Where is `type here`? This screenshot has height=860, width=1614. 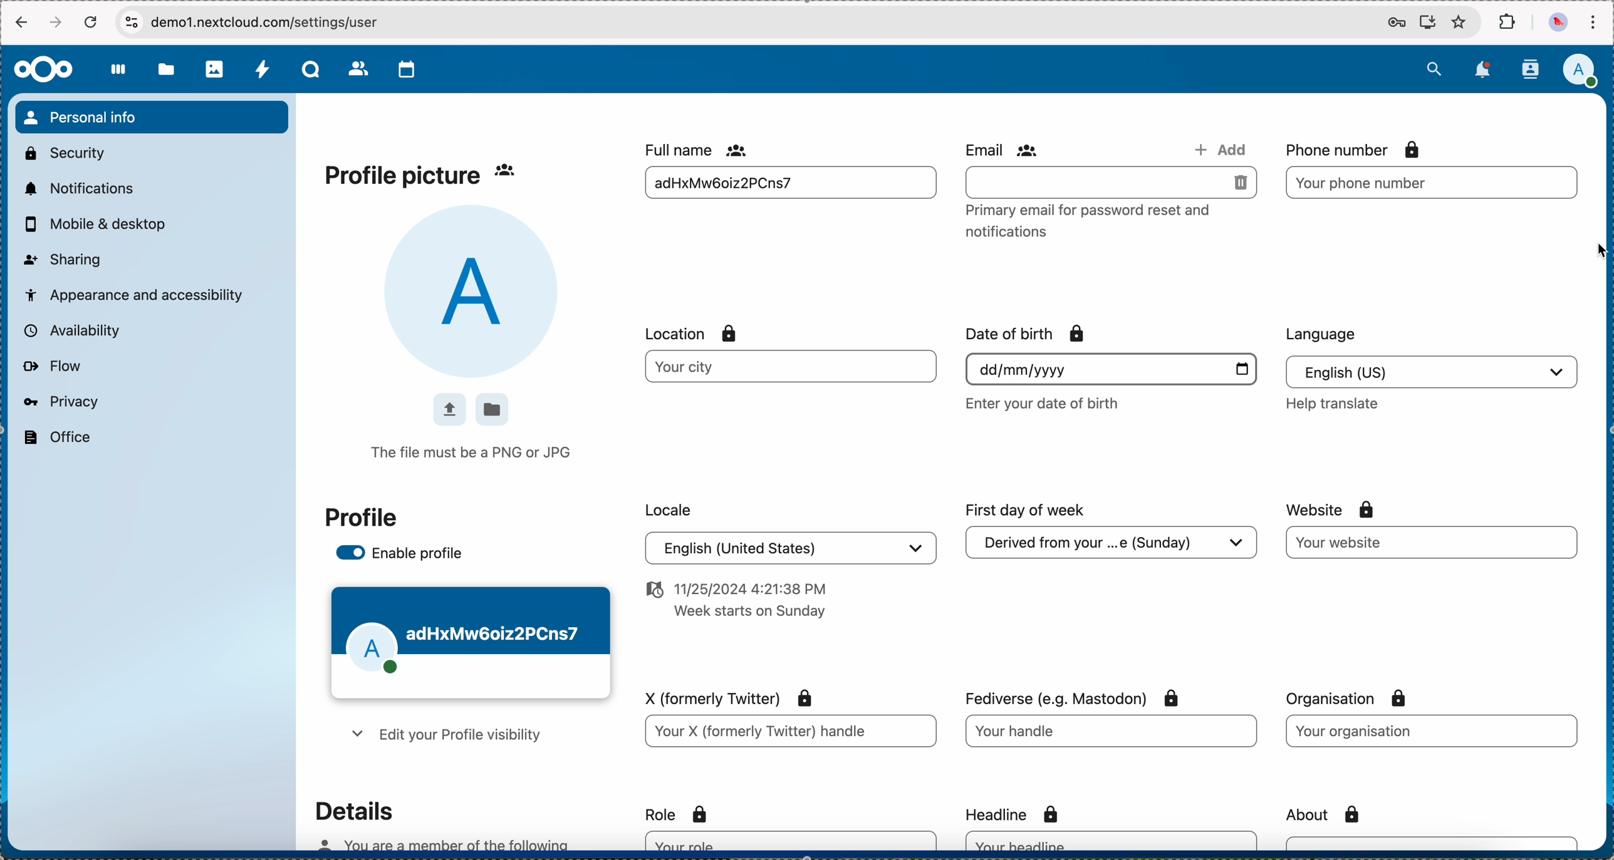 type here is located at coordinates (1431, 732).